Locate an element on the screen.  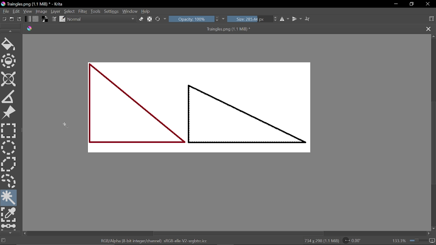
Filter is located at coordinates (82, 11).